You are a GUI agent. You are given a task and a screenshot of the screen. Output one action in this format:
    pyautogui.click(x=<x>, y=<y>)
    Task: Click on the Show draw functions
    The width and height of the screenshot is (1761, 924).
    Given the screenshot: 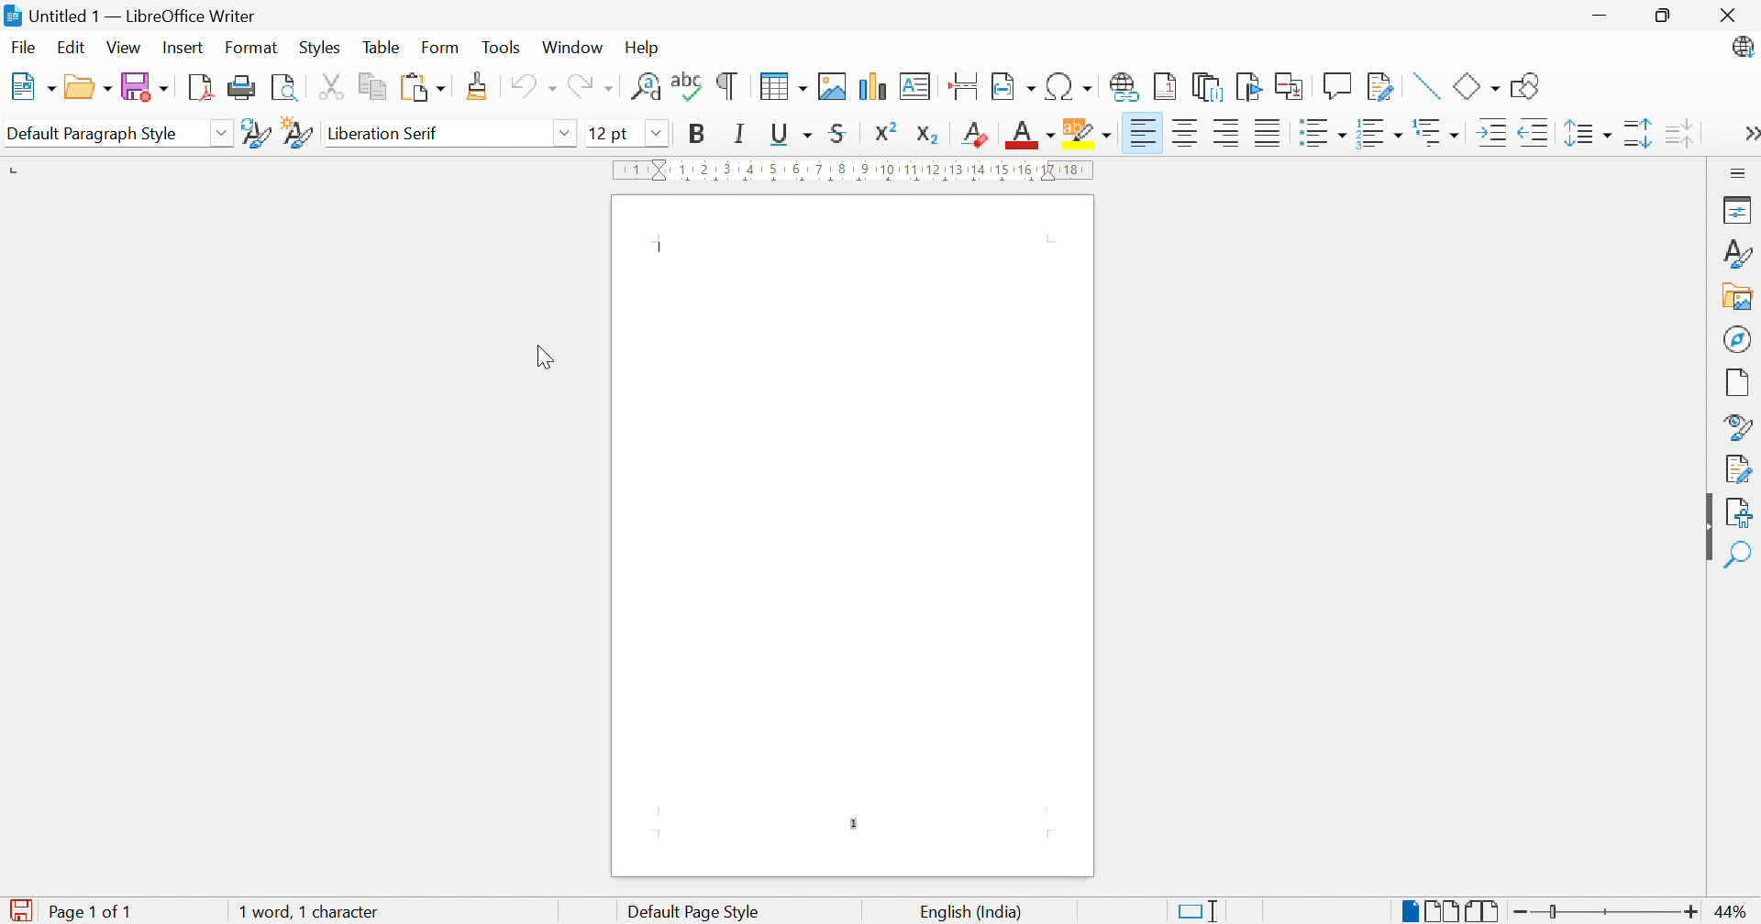 What is the action you would take?
    pyautogui.click(x=1525, y=85)
    